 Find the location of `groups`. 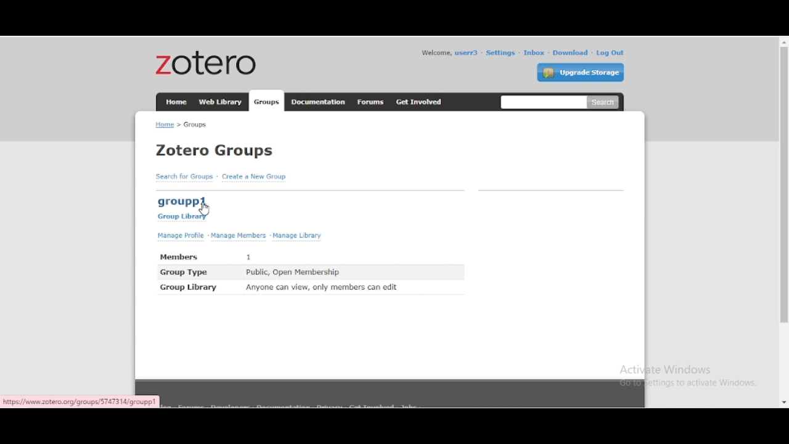

groups is located at coordinates (195, 125).